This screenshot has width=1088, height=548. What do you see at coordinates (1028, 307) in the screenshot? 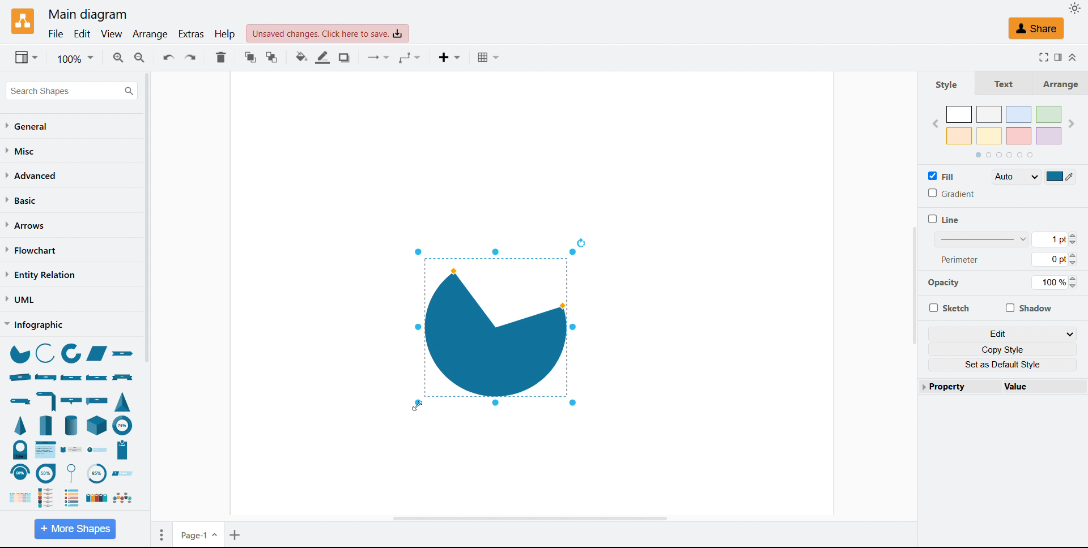
I see `Shadow ` at bounding box center [1028, 307].